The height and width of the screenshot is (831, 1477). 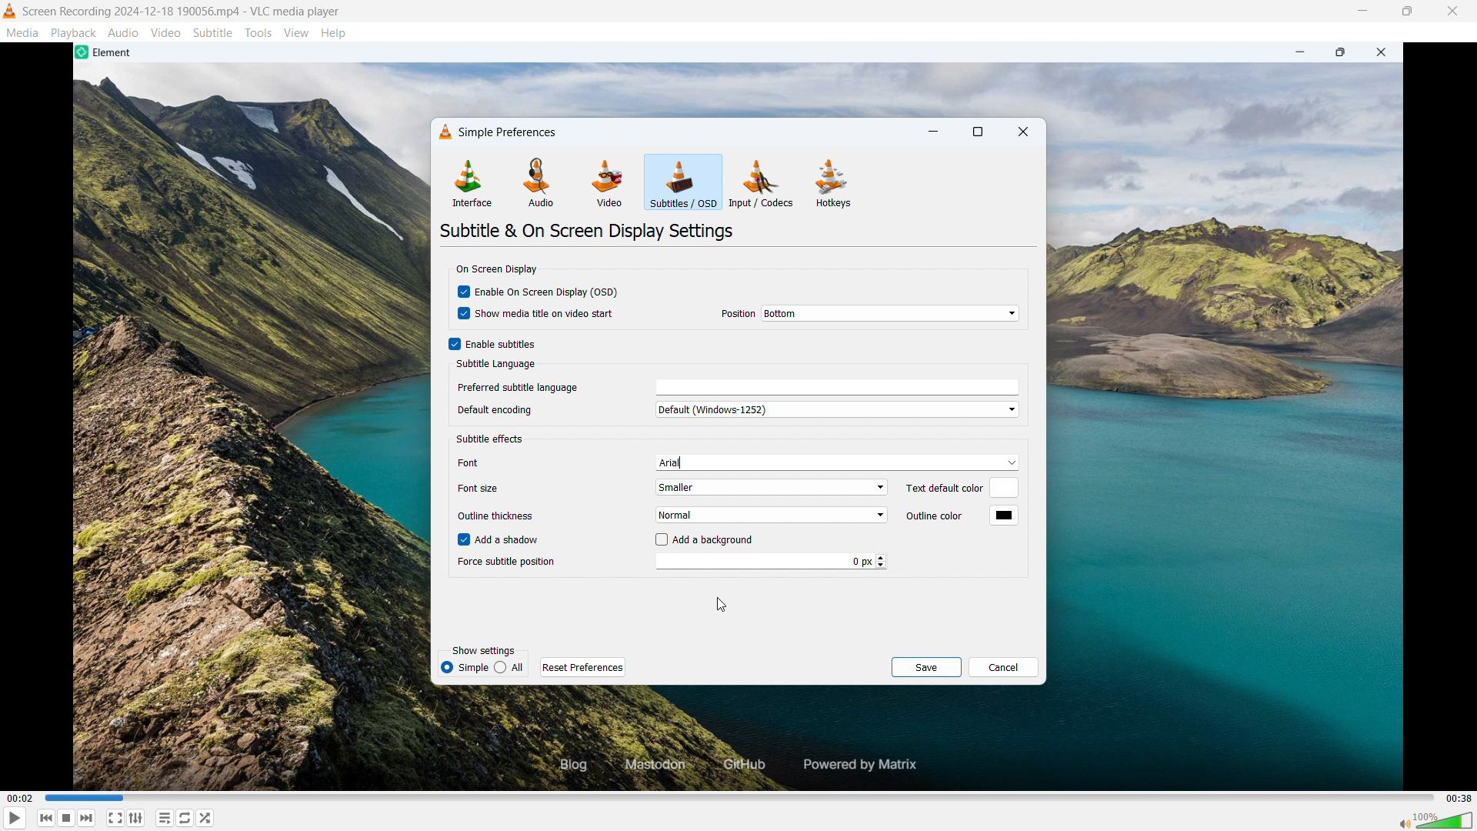 What do you see at coordinates (74, 32) in the screenshot?
I see `playback` at bounding box center [74, 32].